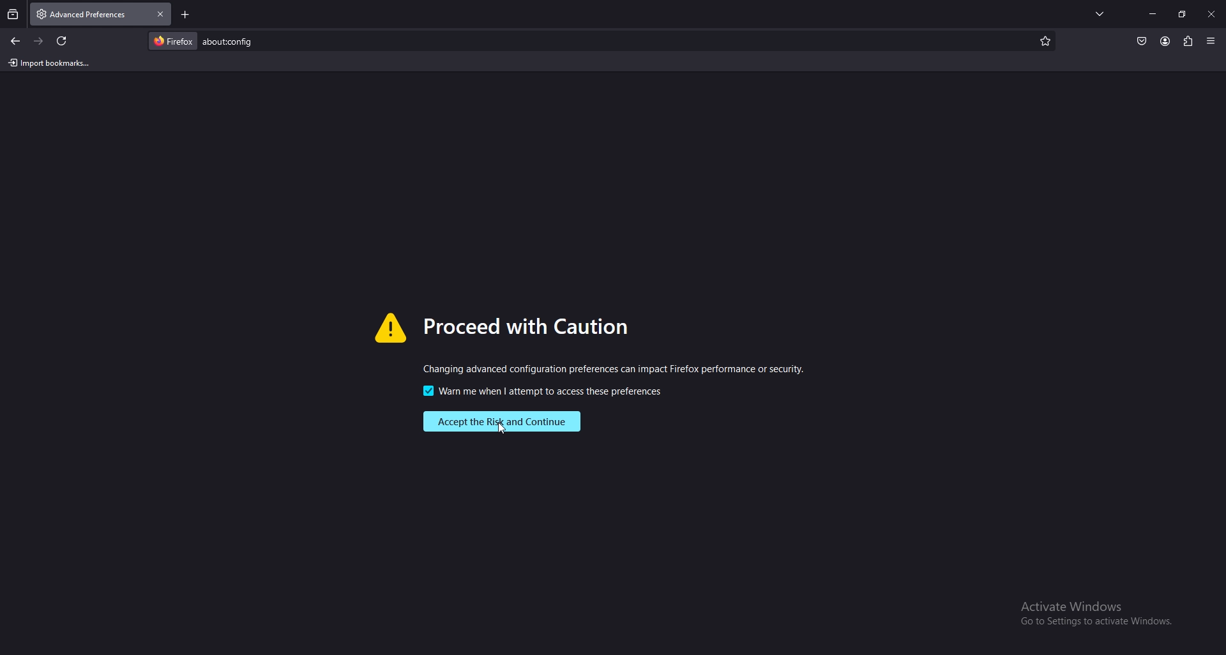 This screenshot has height=655, width=1226. I want to click on mark as favorite, so click(1046, 40).